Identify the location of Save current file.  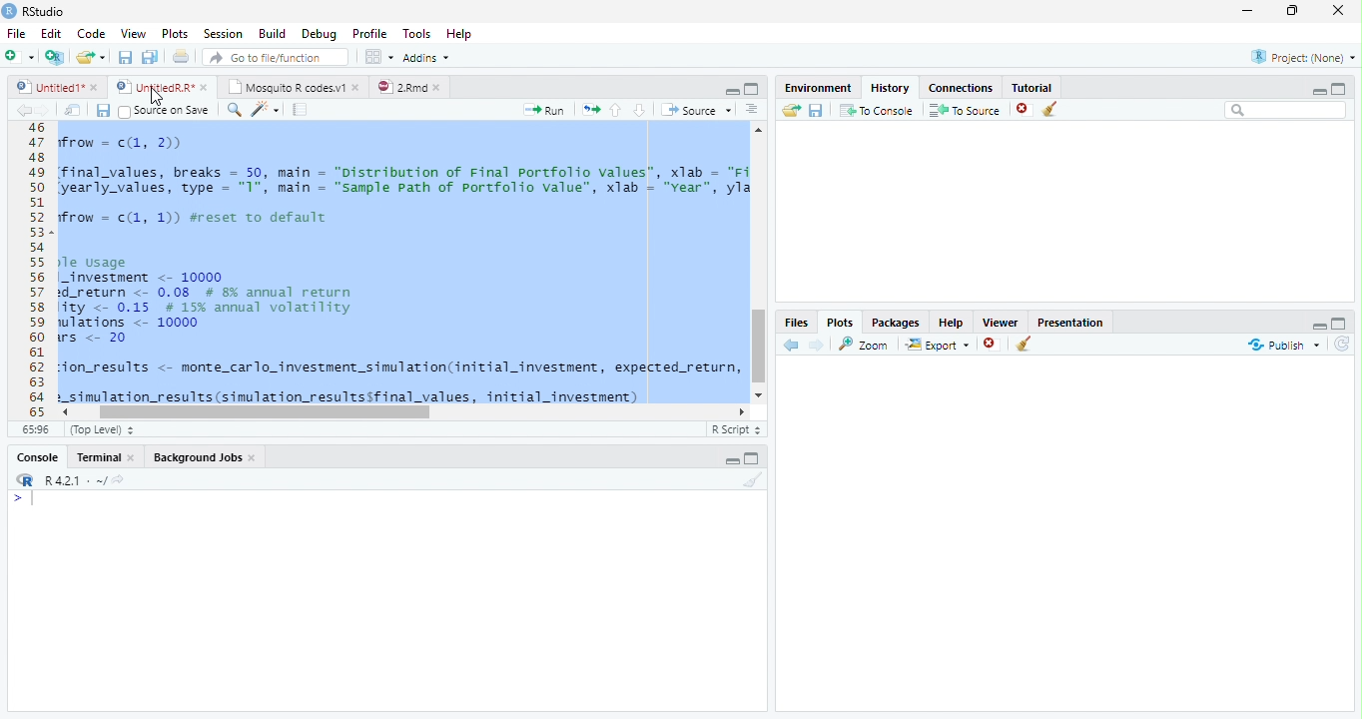
(124, 57).